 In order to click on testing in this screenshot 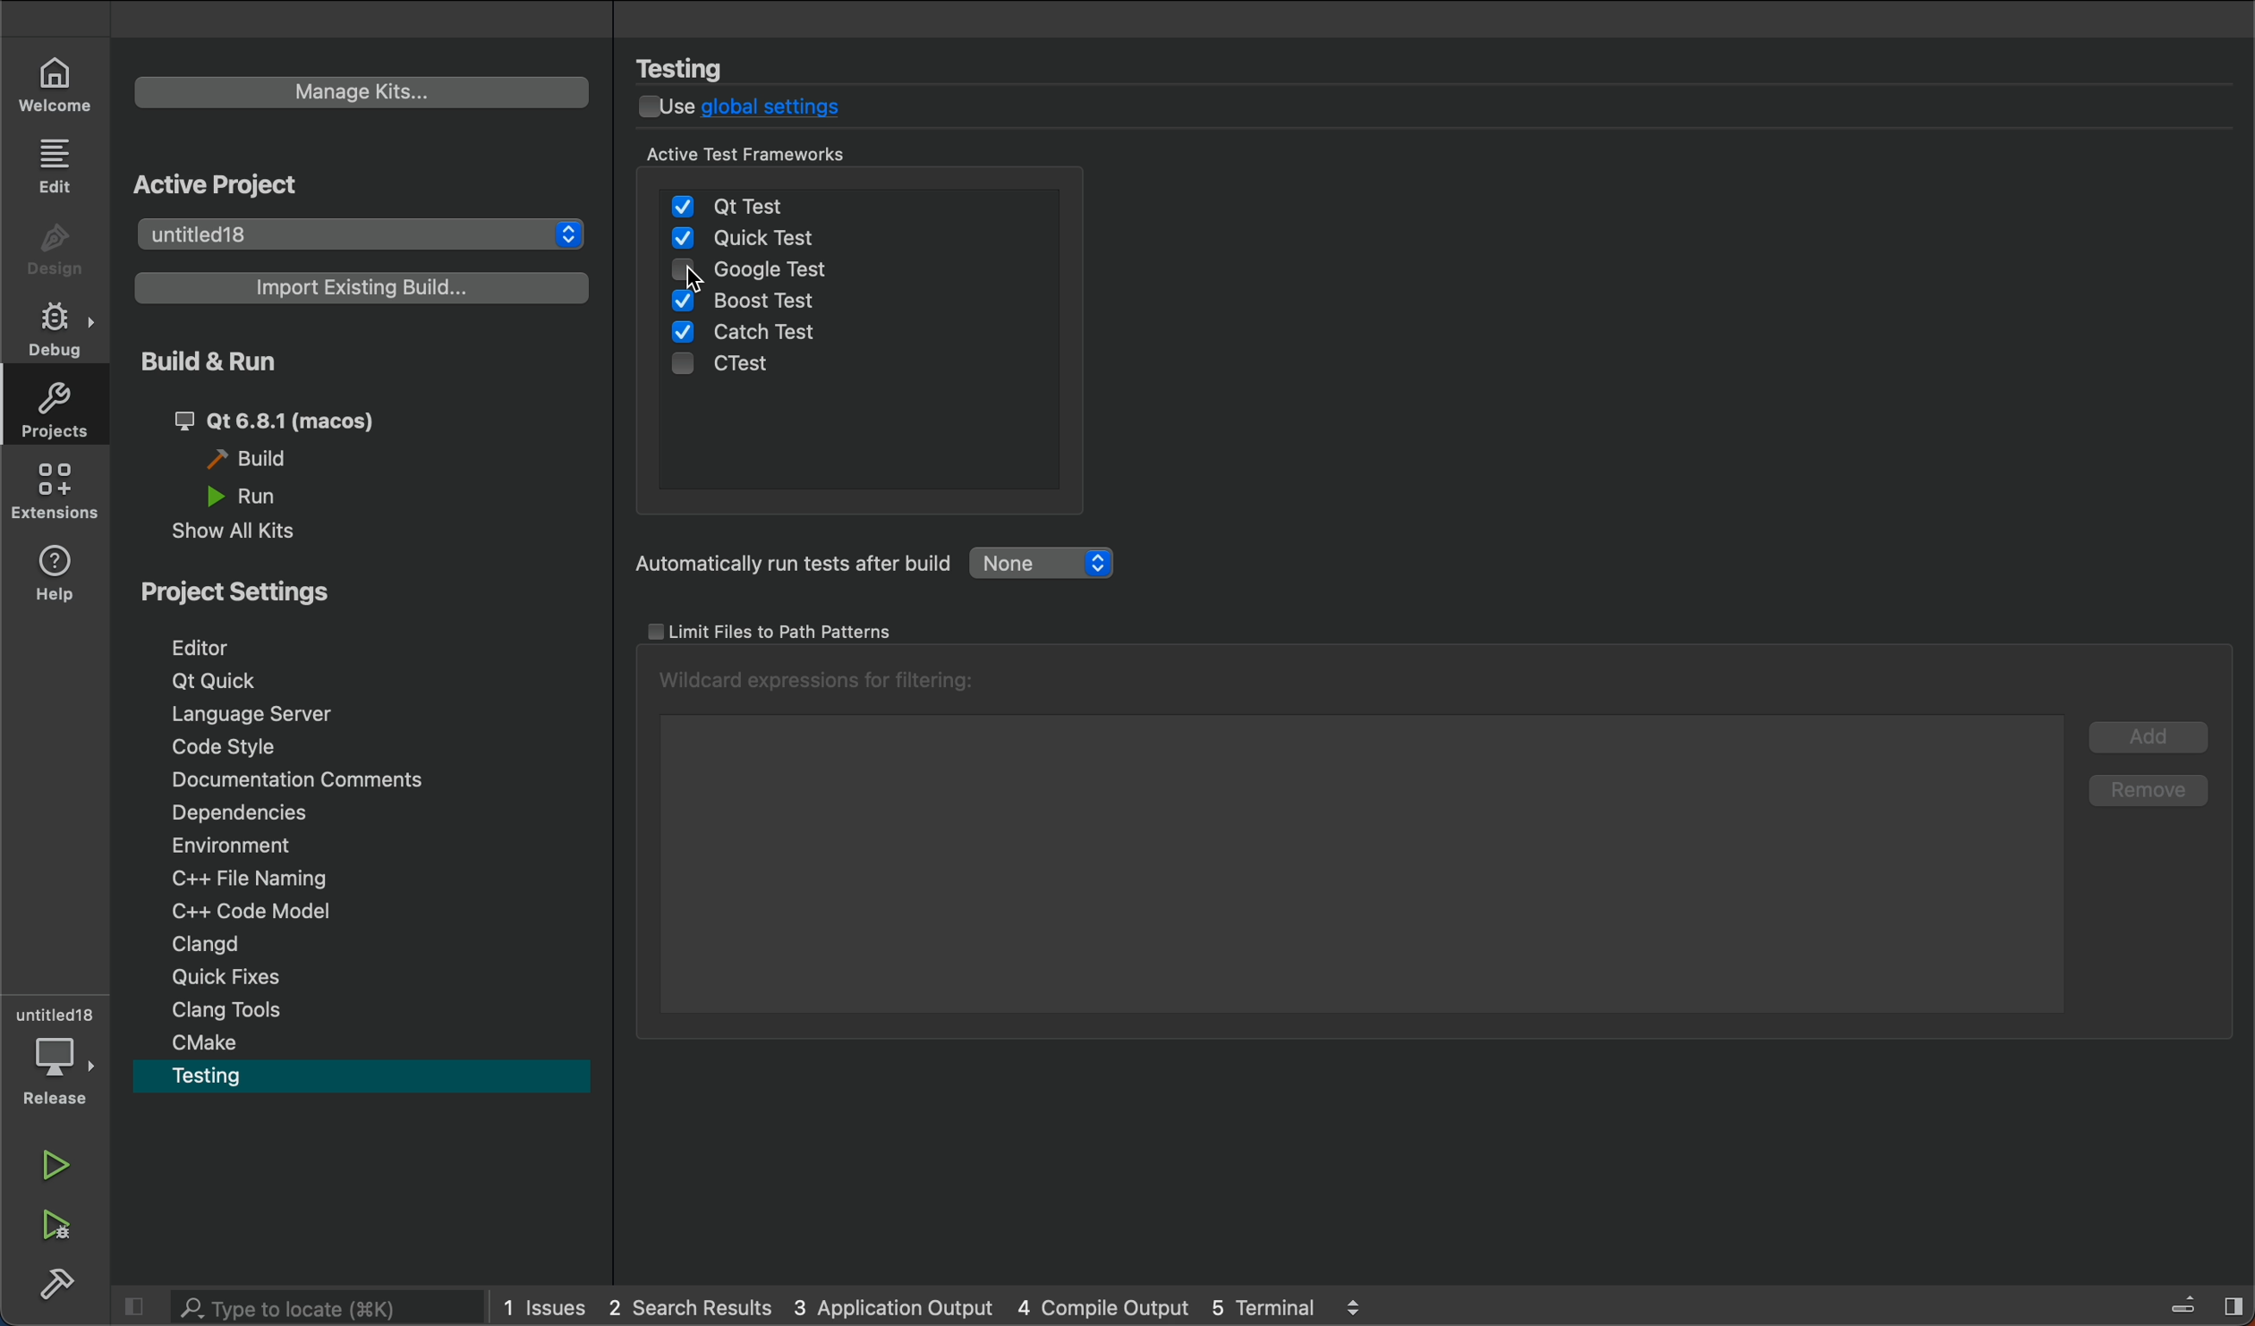, I will do `click(700, 68)`.